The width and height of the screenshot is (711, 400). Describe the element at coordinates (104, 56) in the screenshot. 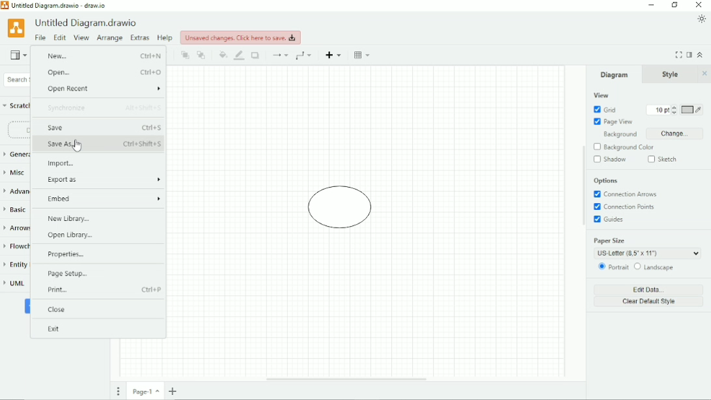

I see `New` at that location.